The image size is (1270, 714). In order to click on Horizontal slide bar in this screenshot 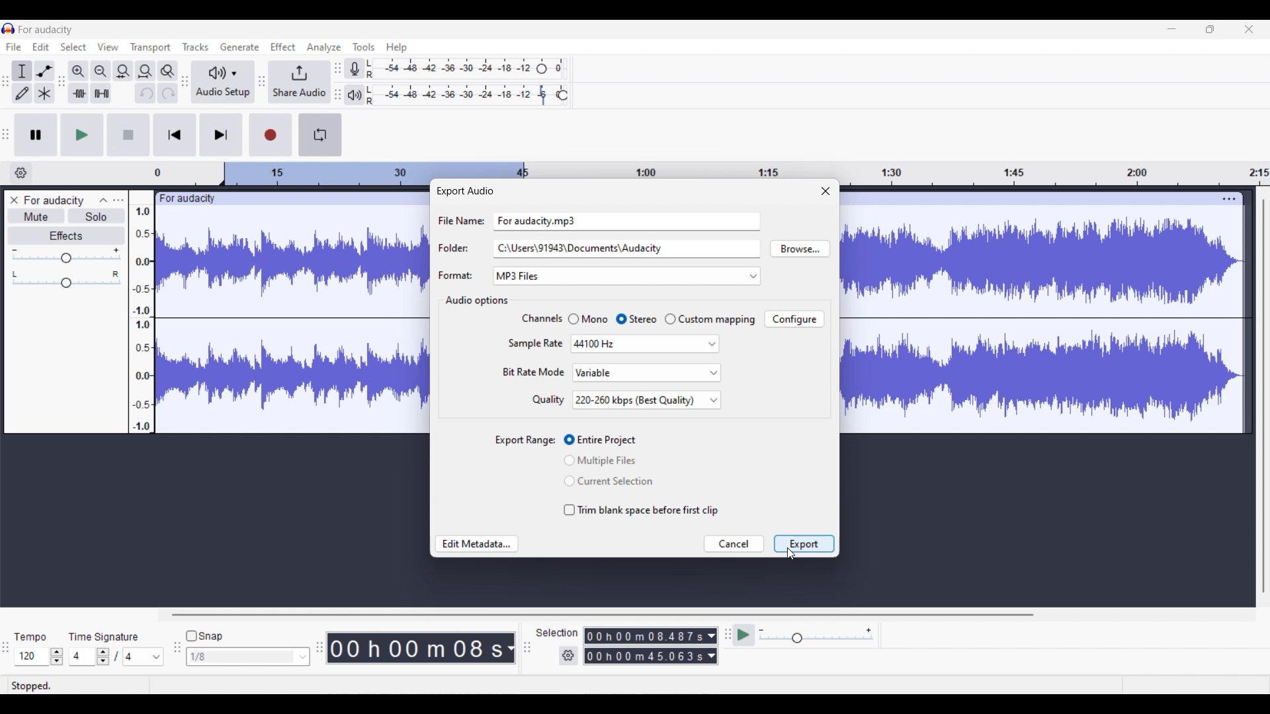, I will do `click(602, 615)`.